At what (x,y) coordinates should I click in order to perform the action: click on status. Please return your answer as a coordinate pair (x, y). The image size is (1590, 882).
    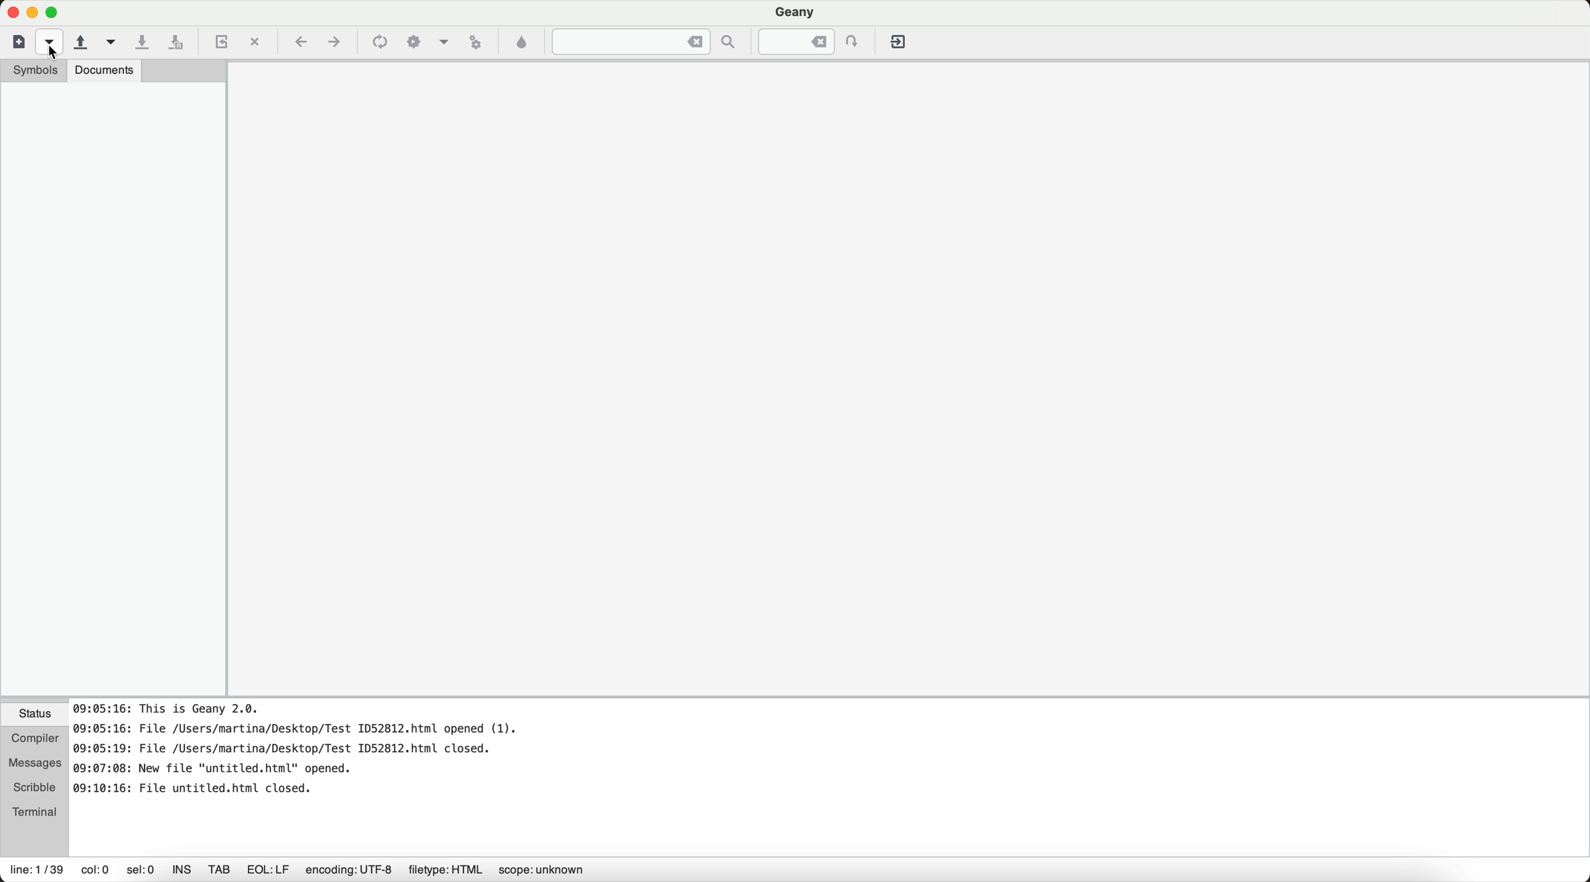
    Looking at the image, I should click on (33, 715).